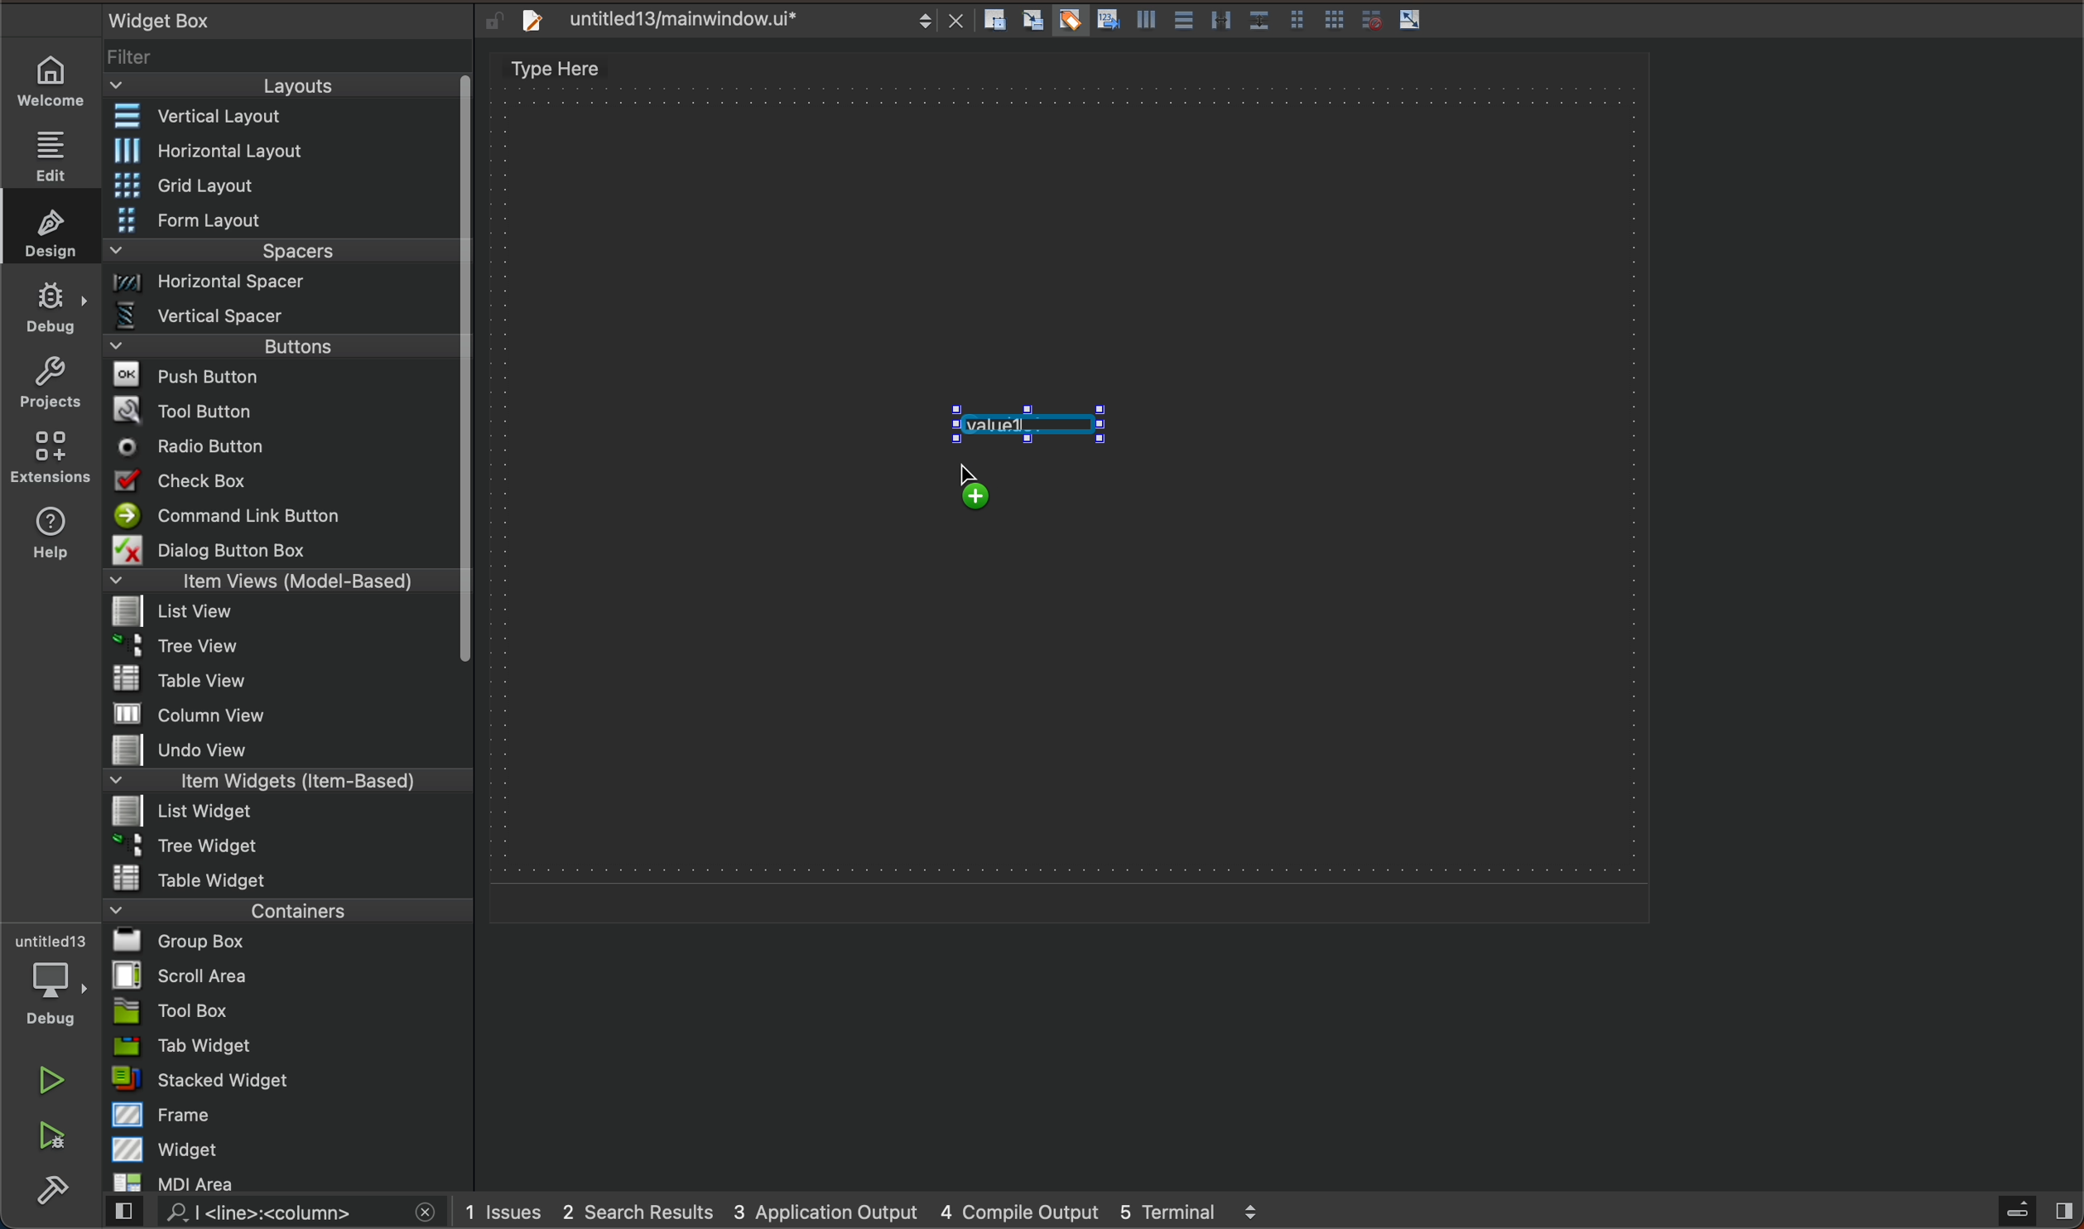  Describe the element at coordinates (52, 306) in the screenshot. I see `debug` at that location.